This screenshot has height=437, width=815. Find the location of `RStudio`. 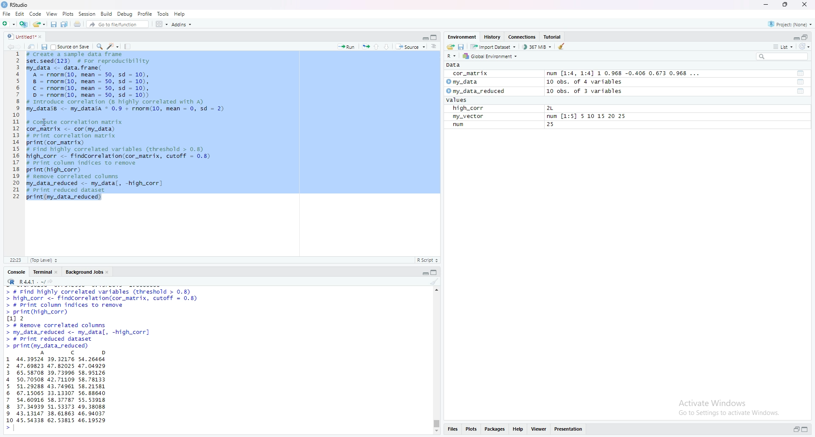

RStudio is located at coordinates (20, 5).